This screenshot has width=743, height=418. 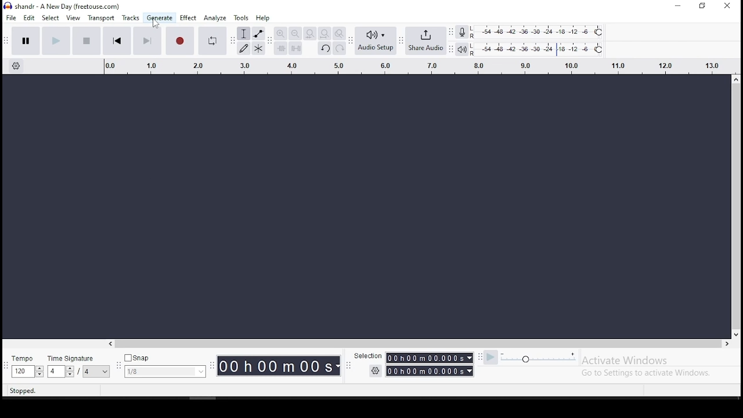 What do you see at coordinates (340, 34) in the screenshot?
I see `zoom toggle` at bounding box center [340, 34].